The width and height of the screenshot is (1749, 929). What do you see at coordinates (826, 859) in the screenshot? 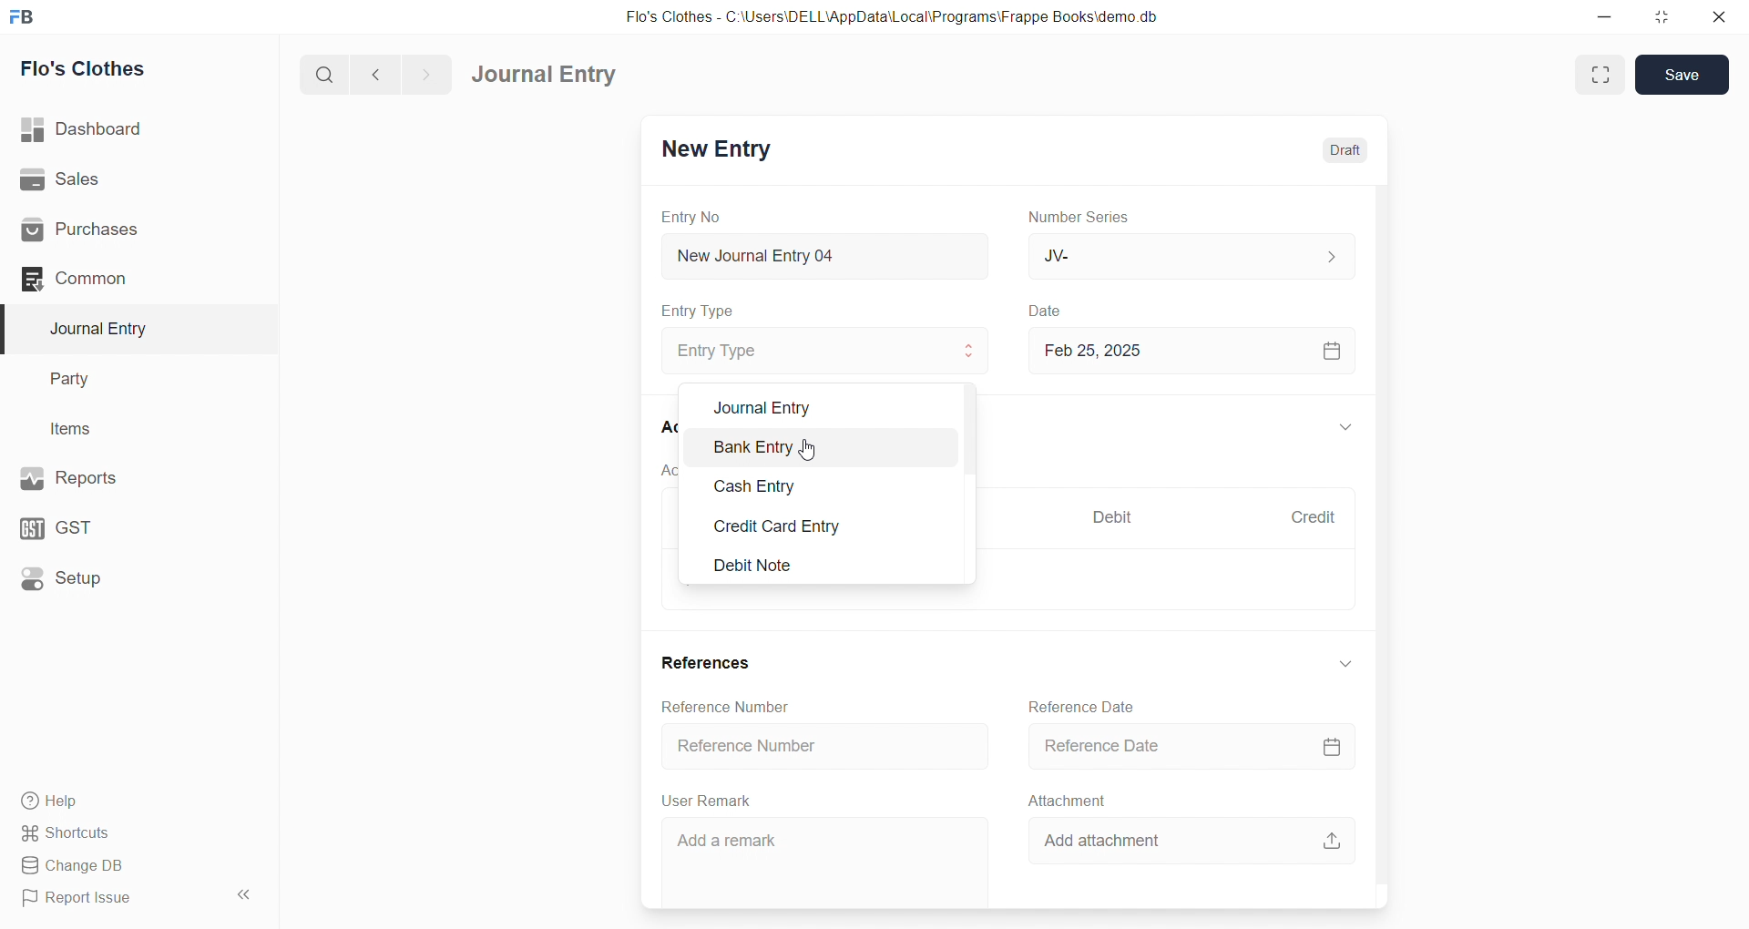
I see `Add a remark` at bounding box center [826, 859].